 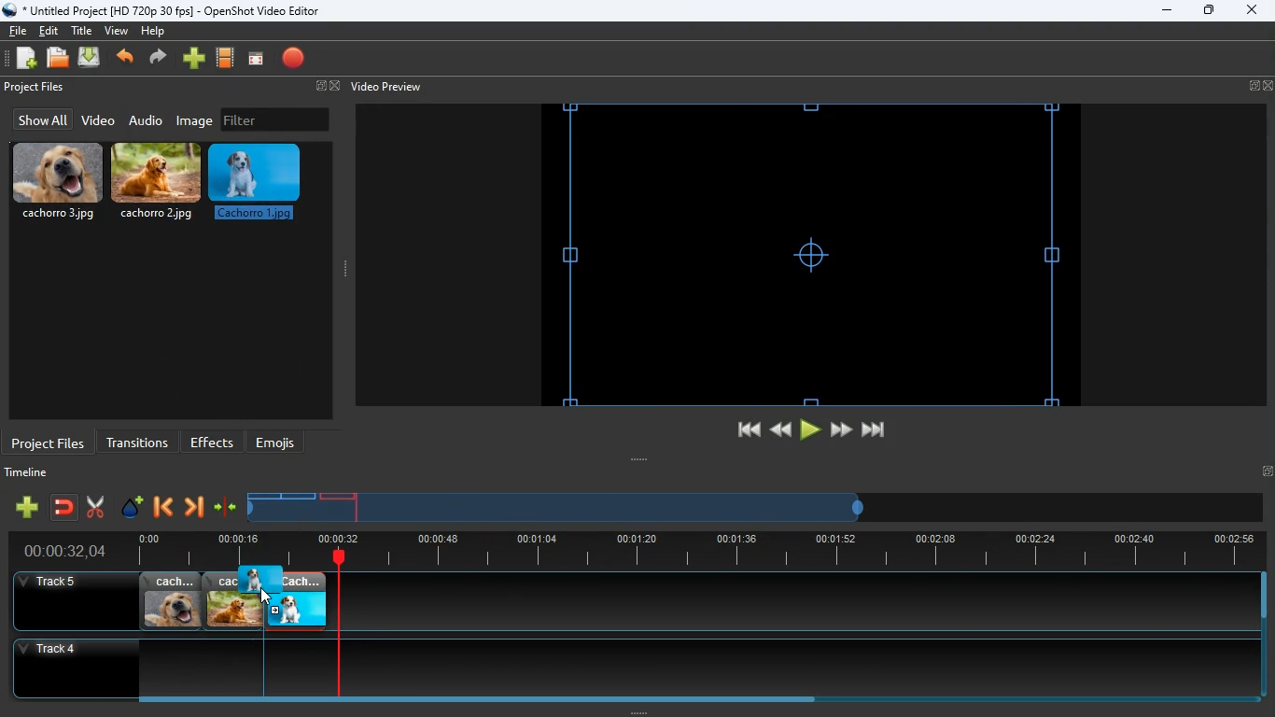 What do you see at coordinates (256, 60) in the screenshot?
I see `screen` at bounding box center [256, 60].